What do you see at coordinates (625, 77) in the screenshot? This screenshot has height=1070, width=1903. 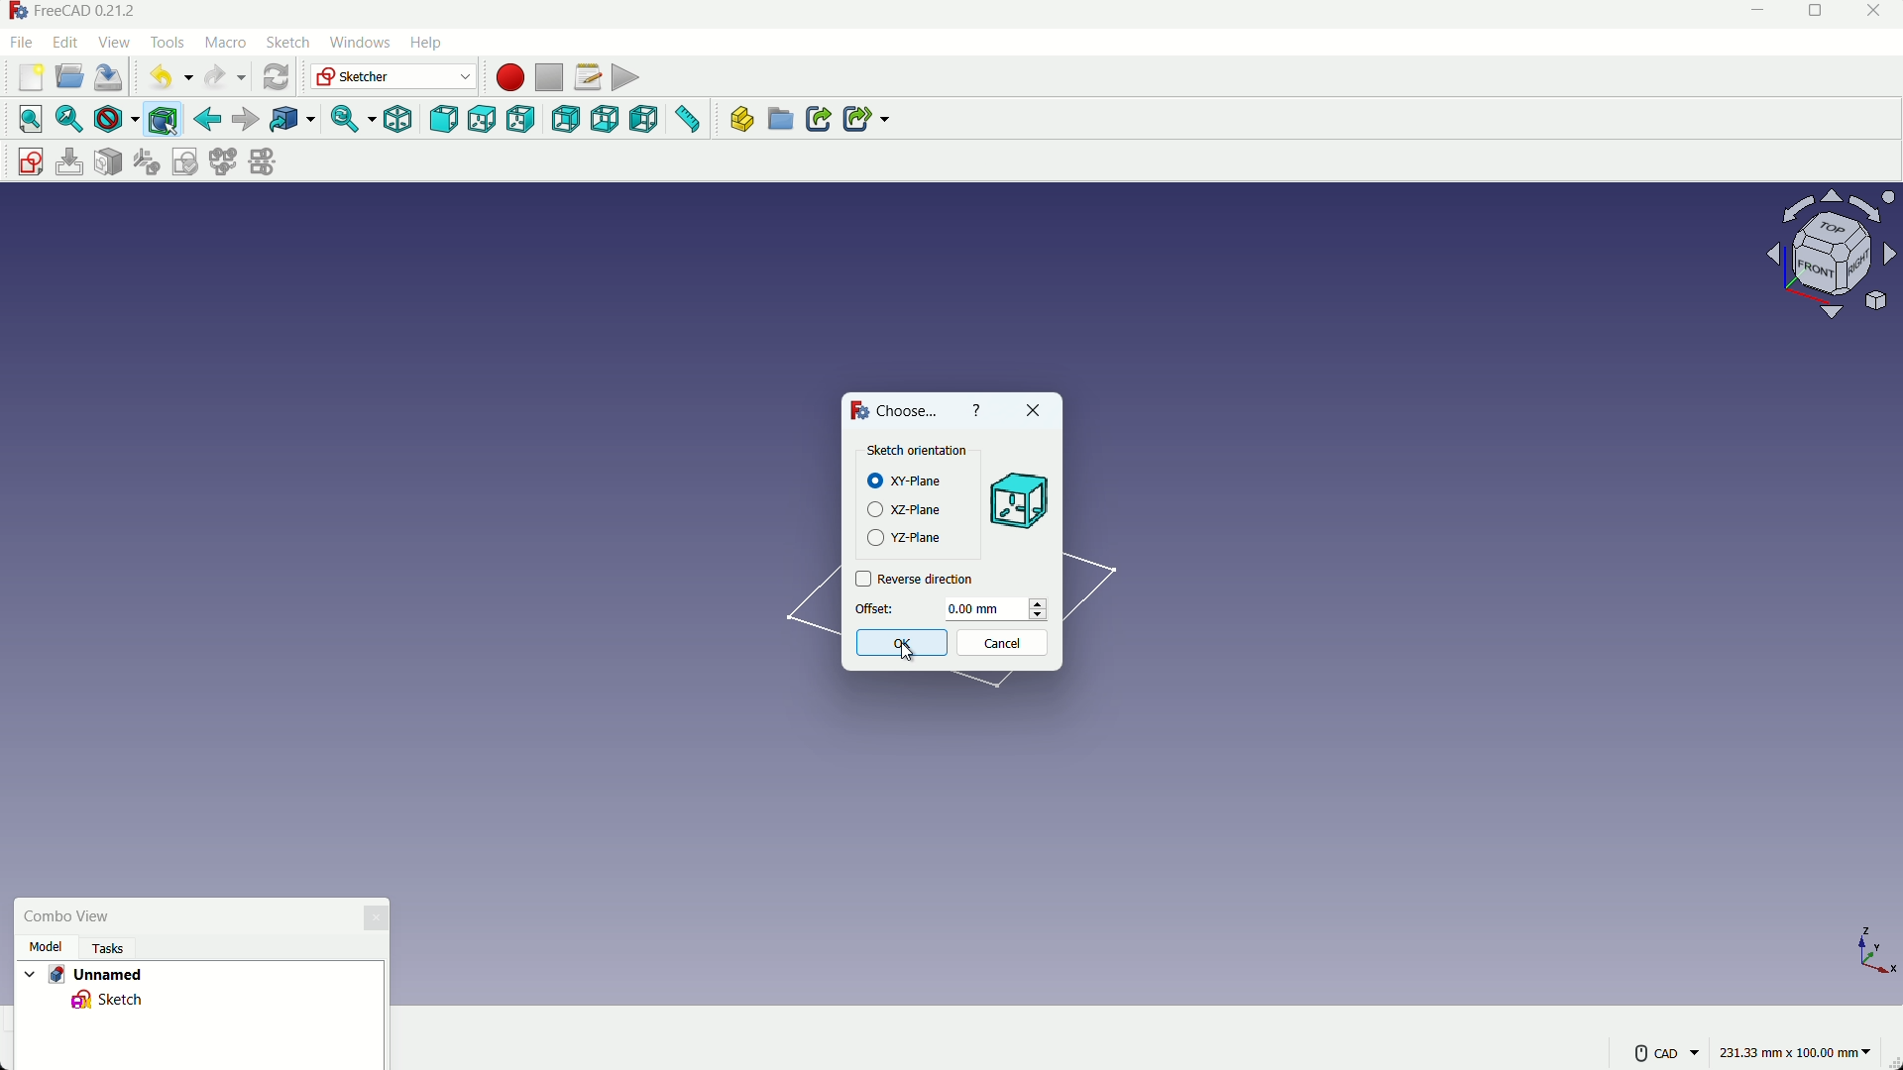 I see `execute macros` at bounding box center [625, 77].